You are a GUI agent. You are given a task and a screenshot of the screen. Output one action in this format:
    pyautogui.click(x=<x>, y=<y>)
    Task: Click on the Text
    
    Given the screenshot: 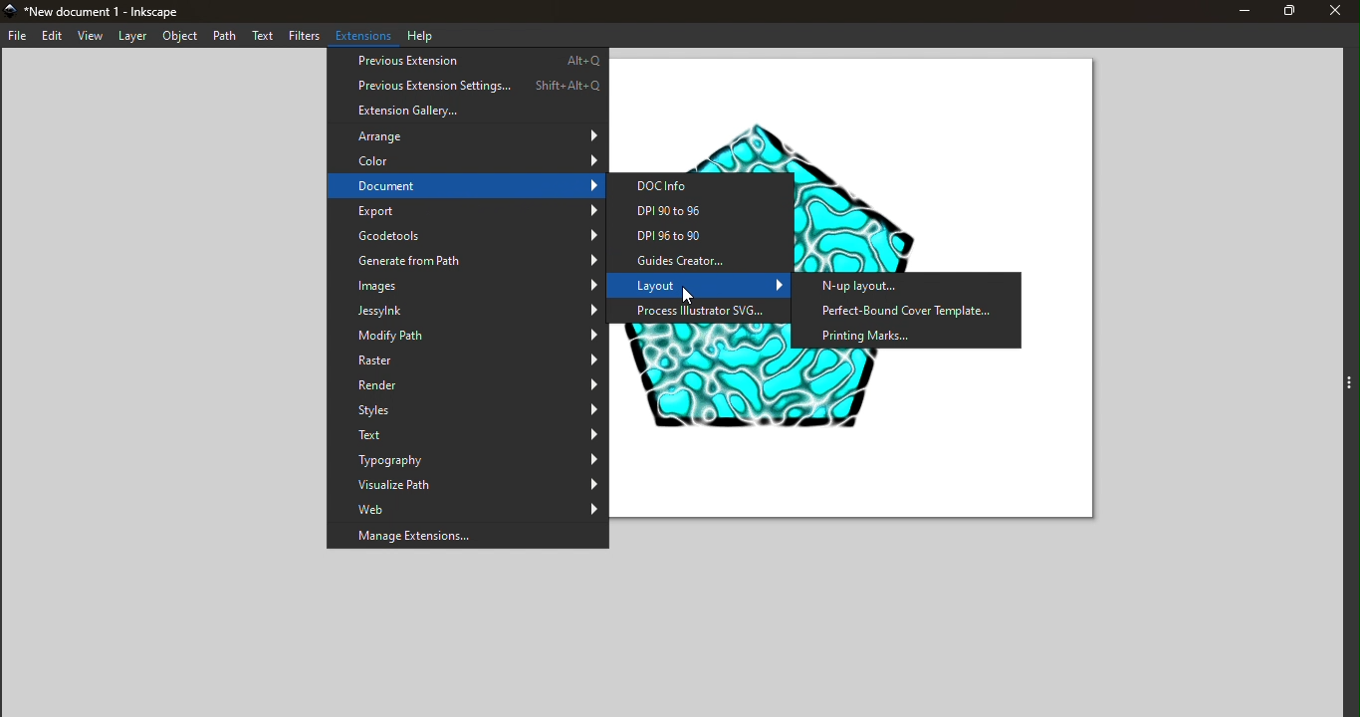 What is the action you would take?
    pyautogui.click(x=264, y=37)
    